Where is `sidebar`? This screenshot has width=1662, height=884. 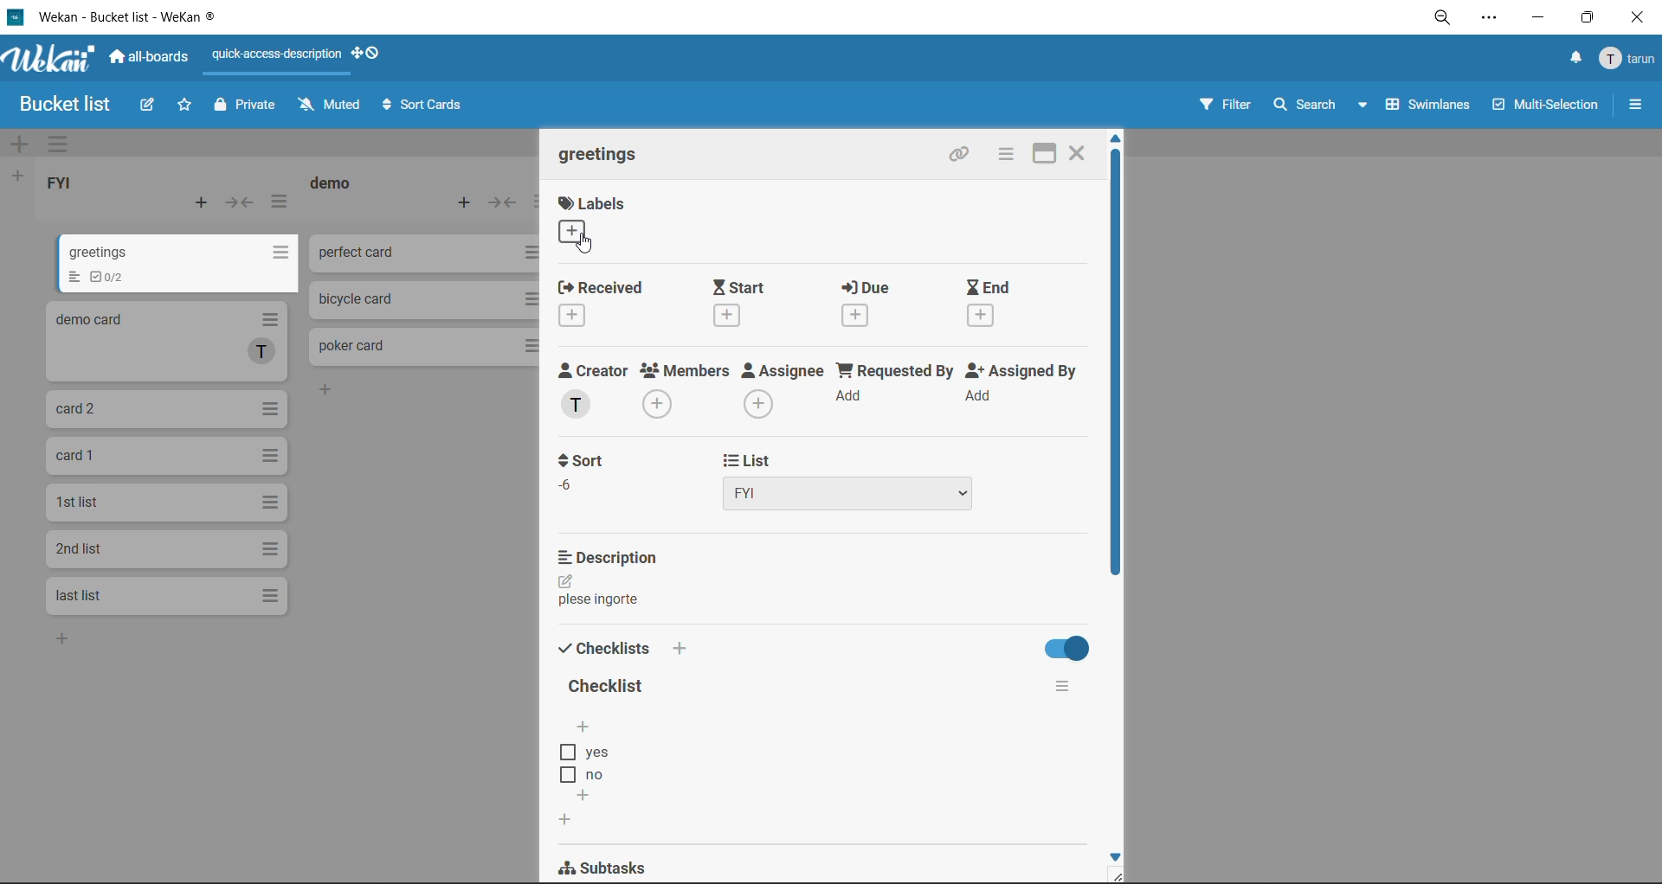 sidebar is located at coordinates (1634, 102).